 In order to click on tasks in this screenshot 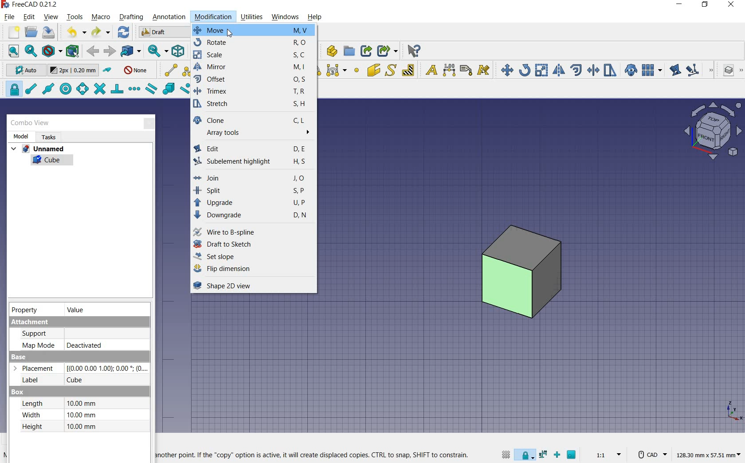, I will do `click(48, 137)`.